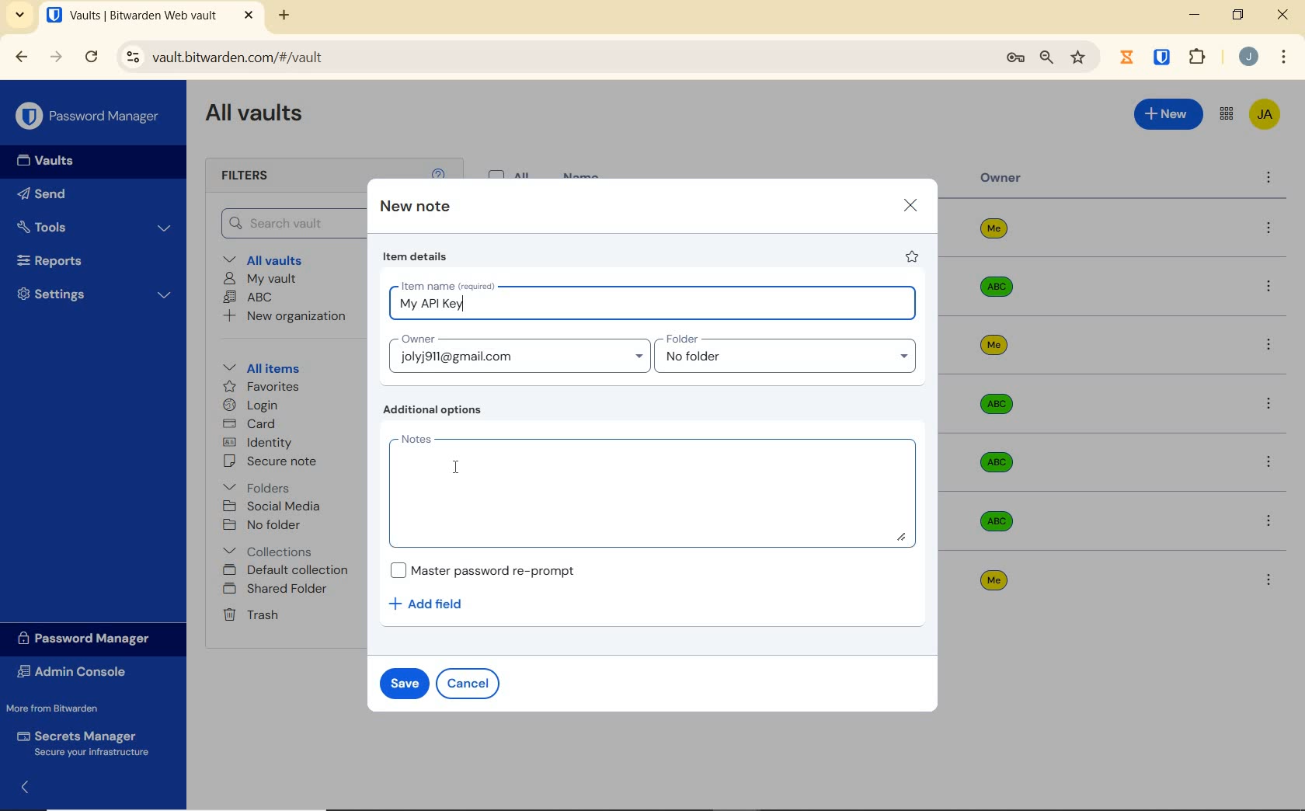 The width and height of the screenshot is (1305, 811). I want to click on secure note, so click(284, 463).